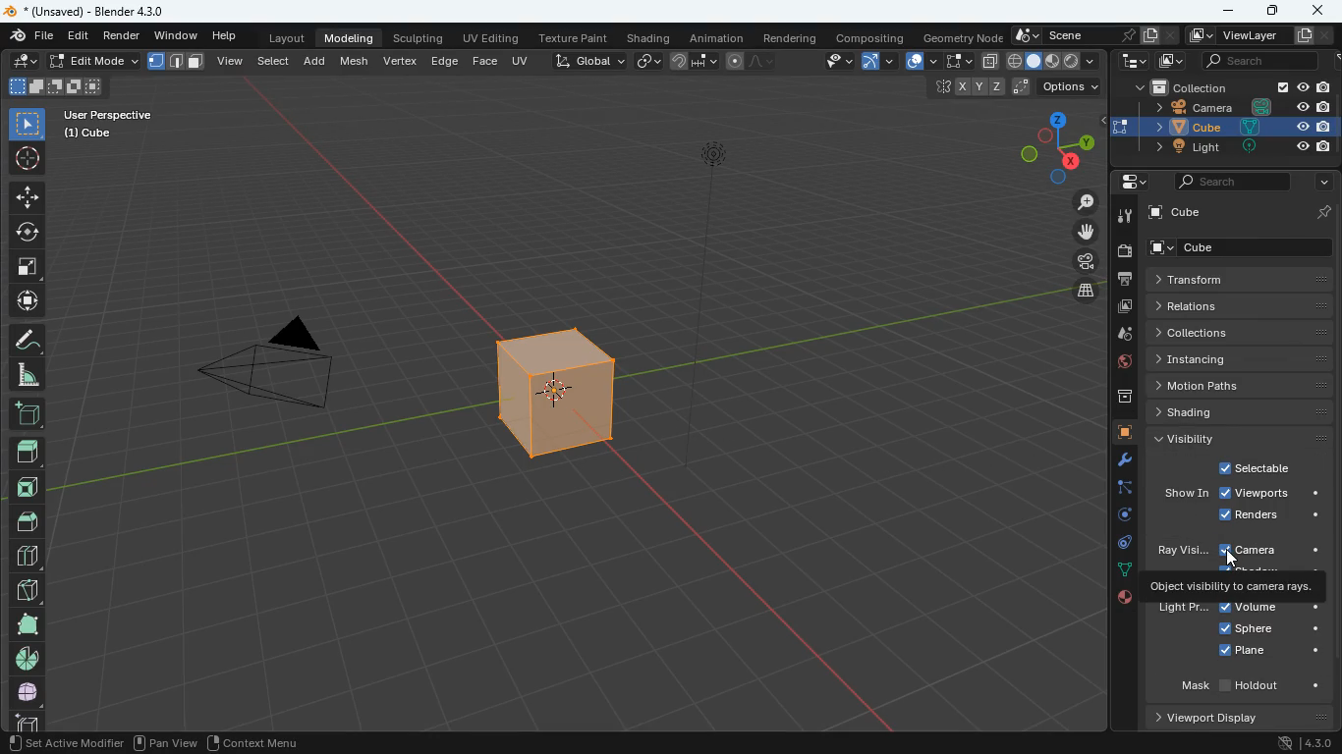  What do you see at coordinates (720, 37) in the screenshot?
I see `animation` at bounding box center [720, 37].